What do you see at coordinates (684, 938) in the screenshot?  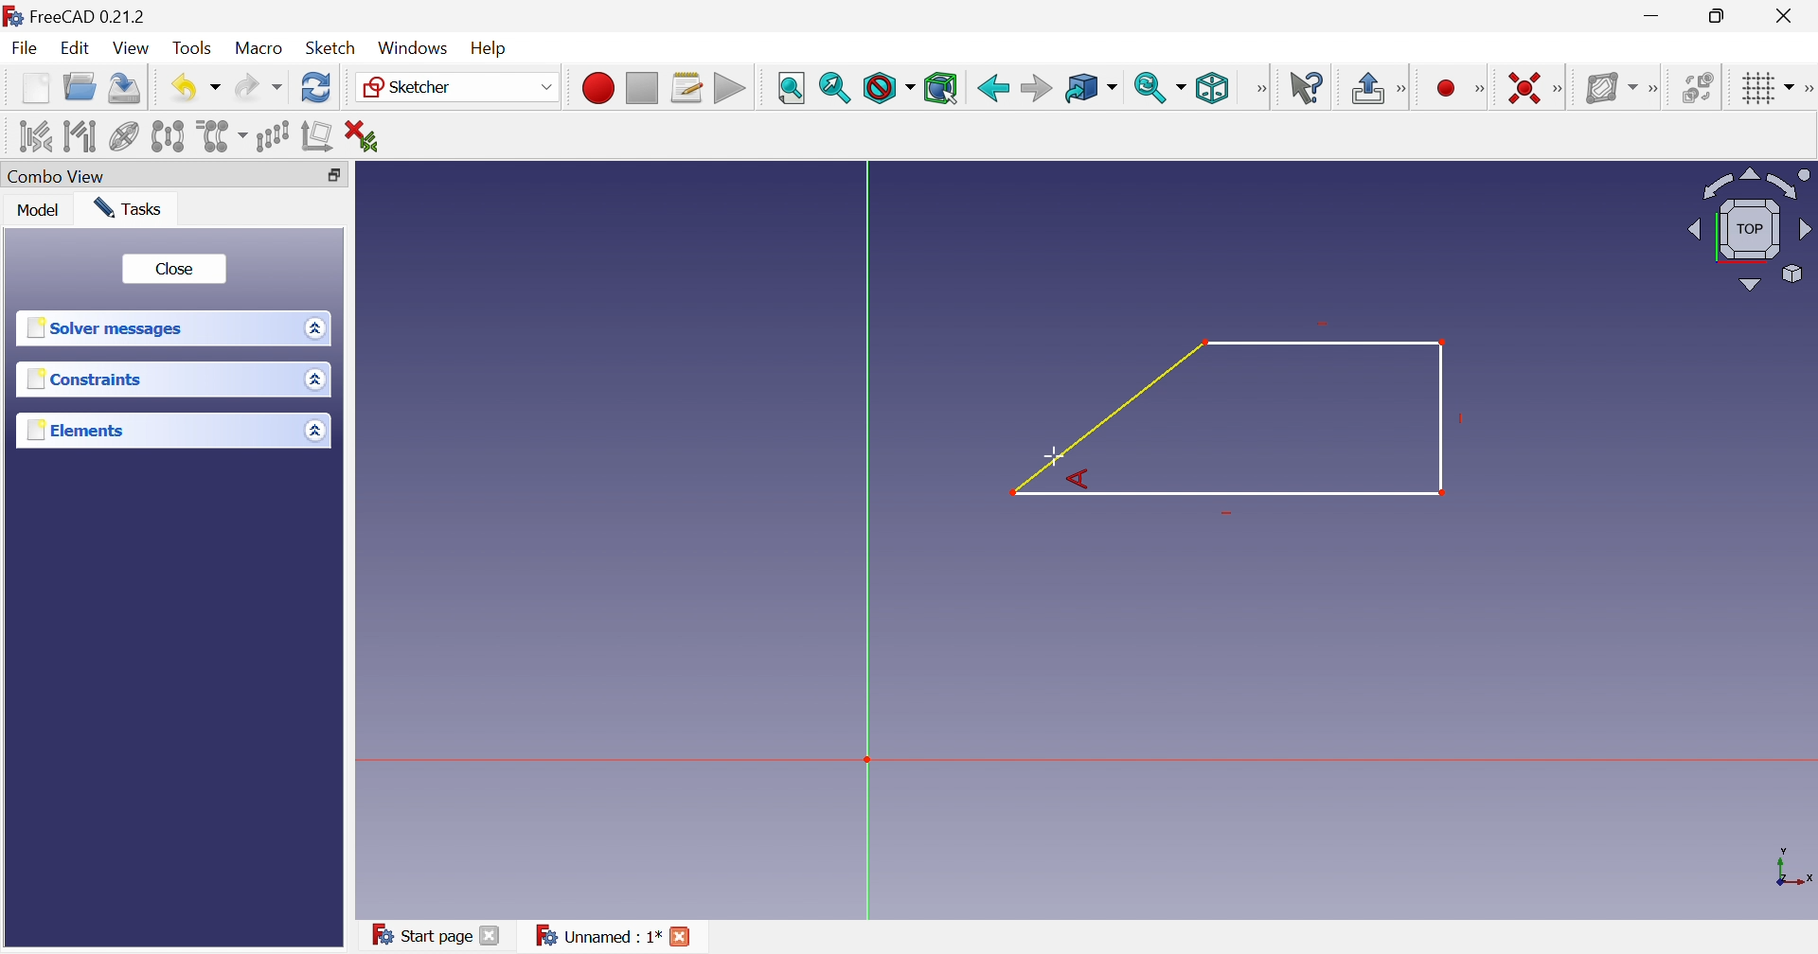 I see `Close` at bounding box center [684, 938].